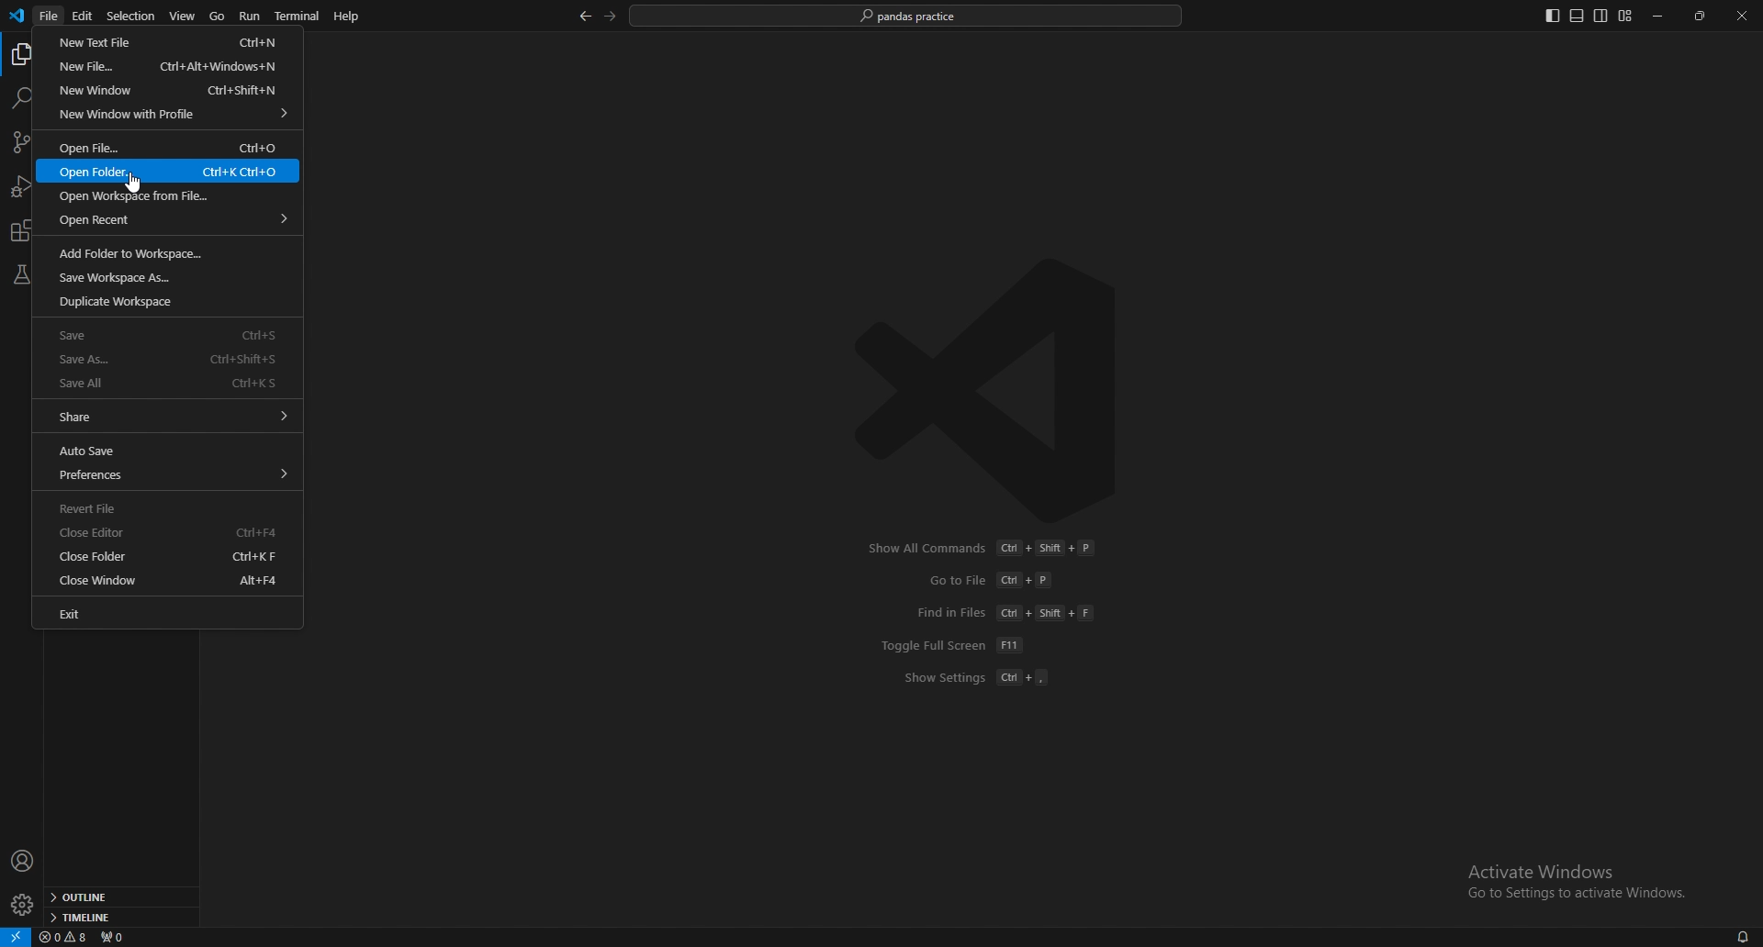  I want to click on cursor, so click(134, 186).